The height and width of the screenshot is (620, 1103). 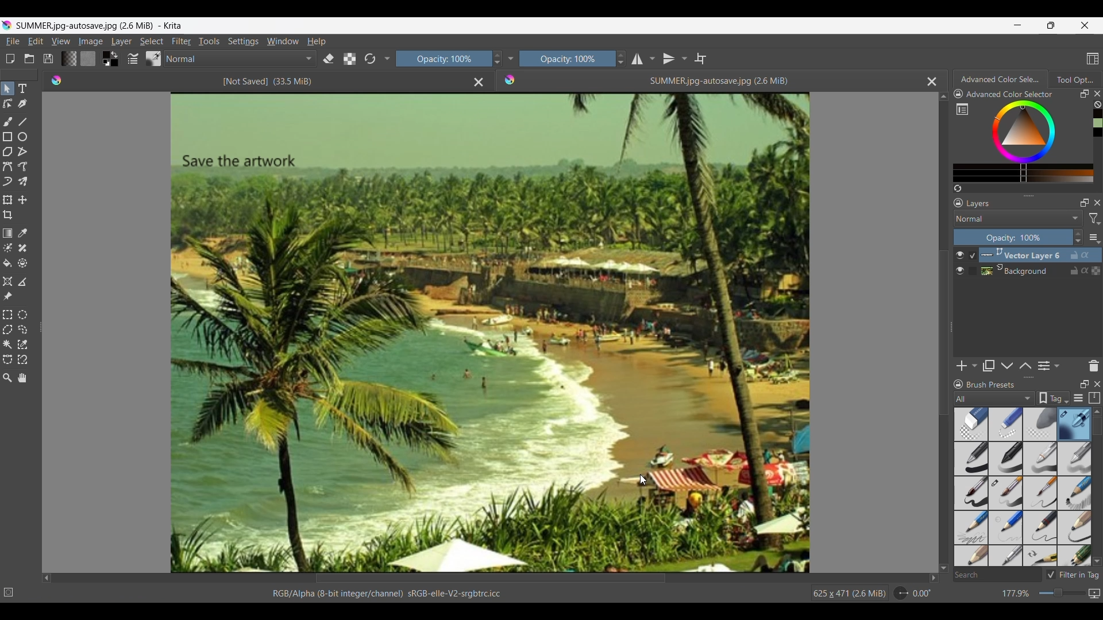 What do you see at coordinates (22, 359) in the screenshot?
I see `Magnetic curve selection tool` at bounding box center [22, 359].